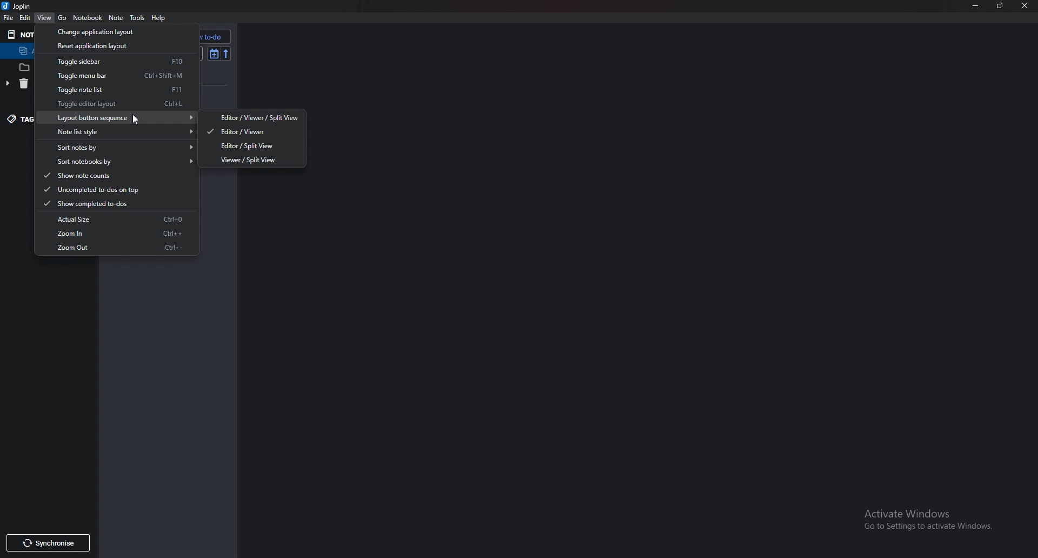  Describe the element at coordinates (226, 54) in the screenshot. I see `Reverse sort order` at that location.